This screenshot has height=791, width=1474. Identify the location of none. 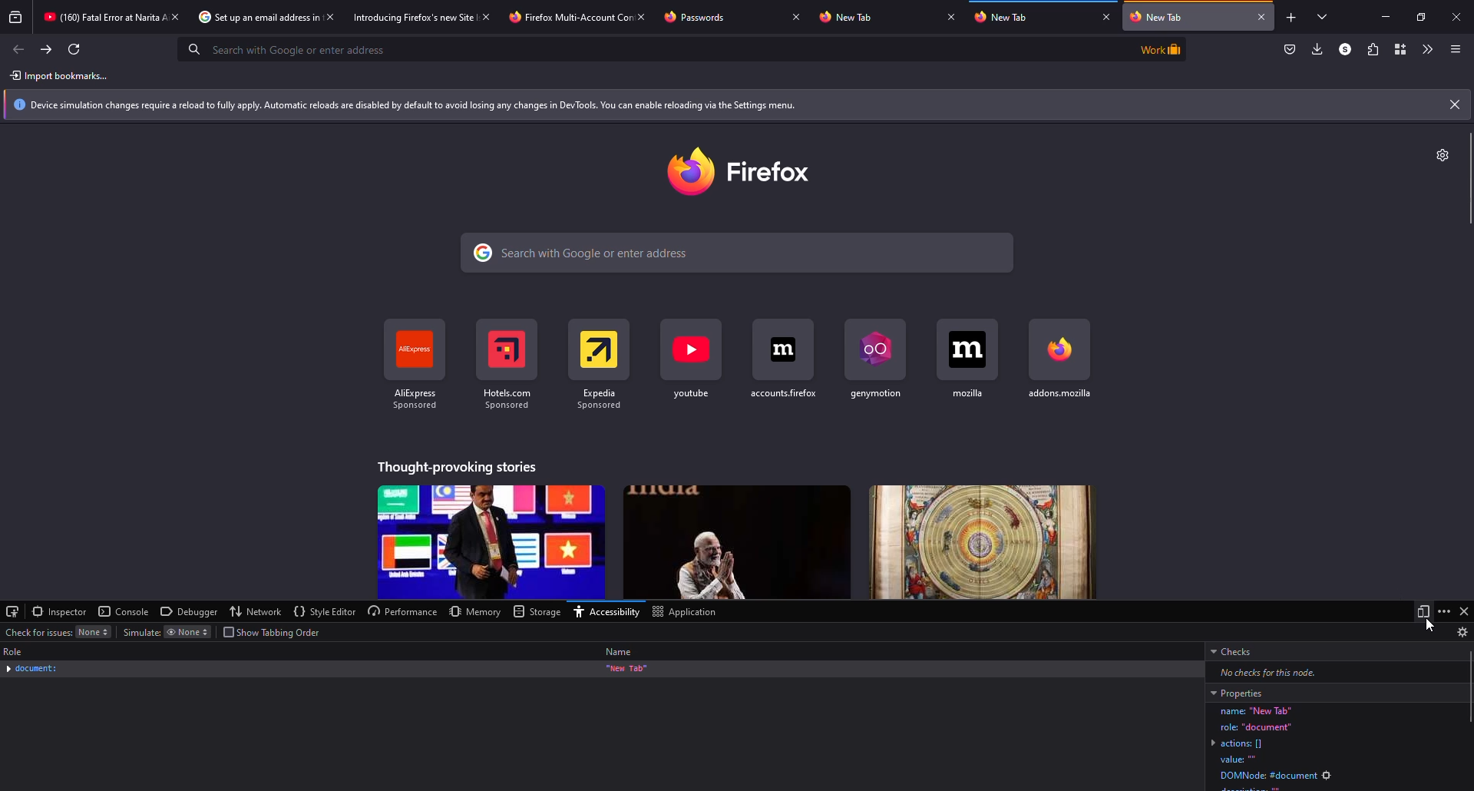
(186, 633).